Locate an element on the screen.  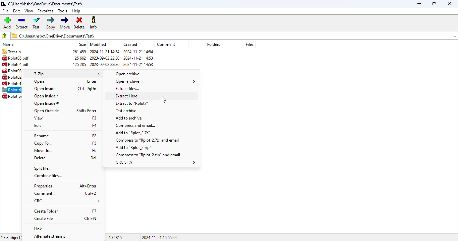
file is located at coordinates (6, 11).